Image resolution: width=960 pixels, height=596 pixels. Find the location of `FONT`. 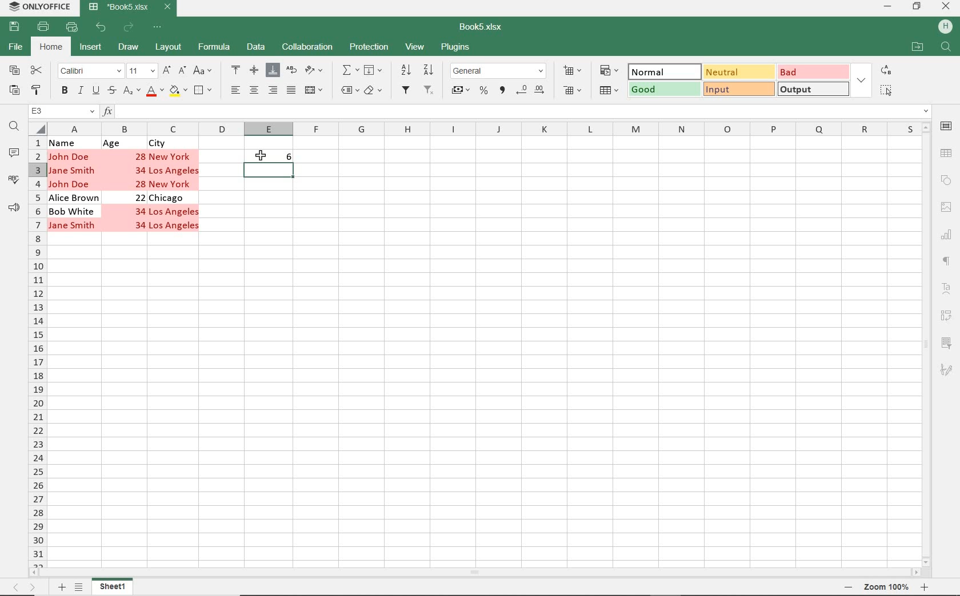

FONT is located at coordinates (90, 71).